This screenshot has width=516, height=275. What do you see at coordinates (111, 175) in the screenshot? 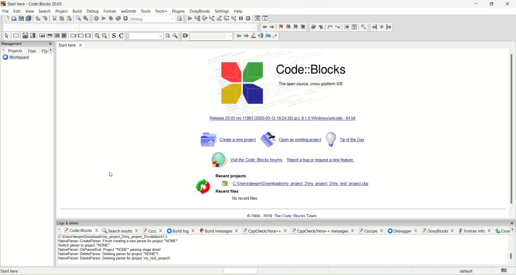
I see `Cursor` at bounding box center [111, 175].